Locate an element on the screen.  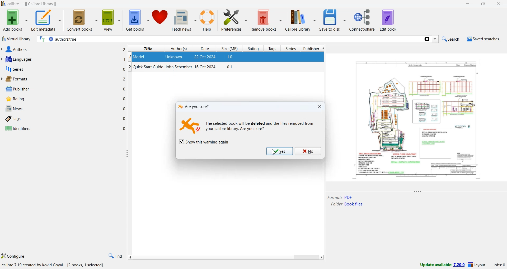
rating is located at coordinates (14, 99).